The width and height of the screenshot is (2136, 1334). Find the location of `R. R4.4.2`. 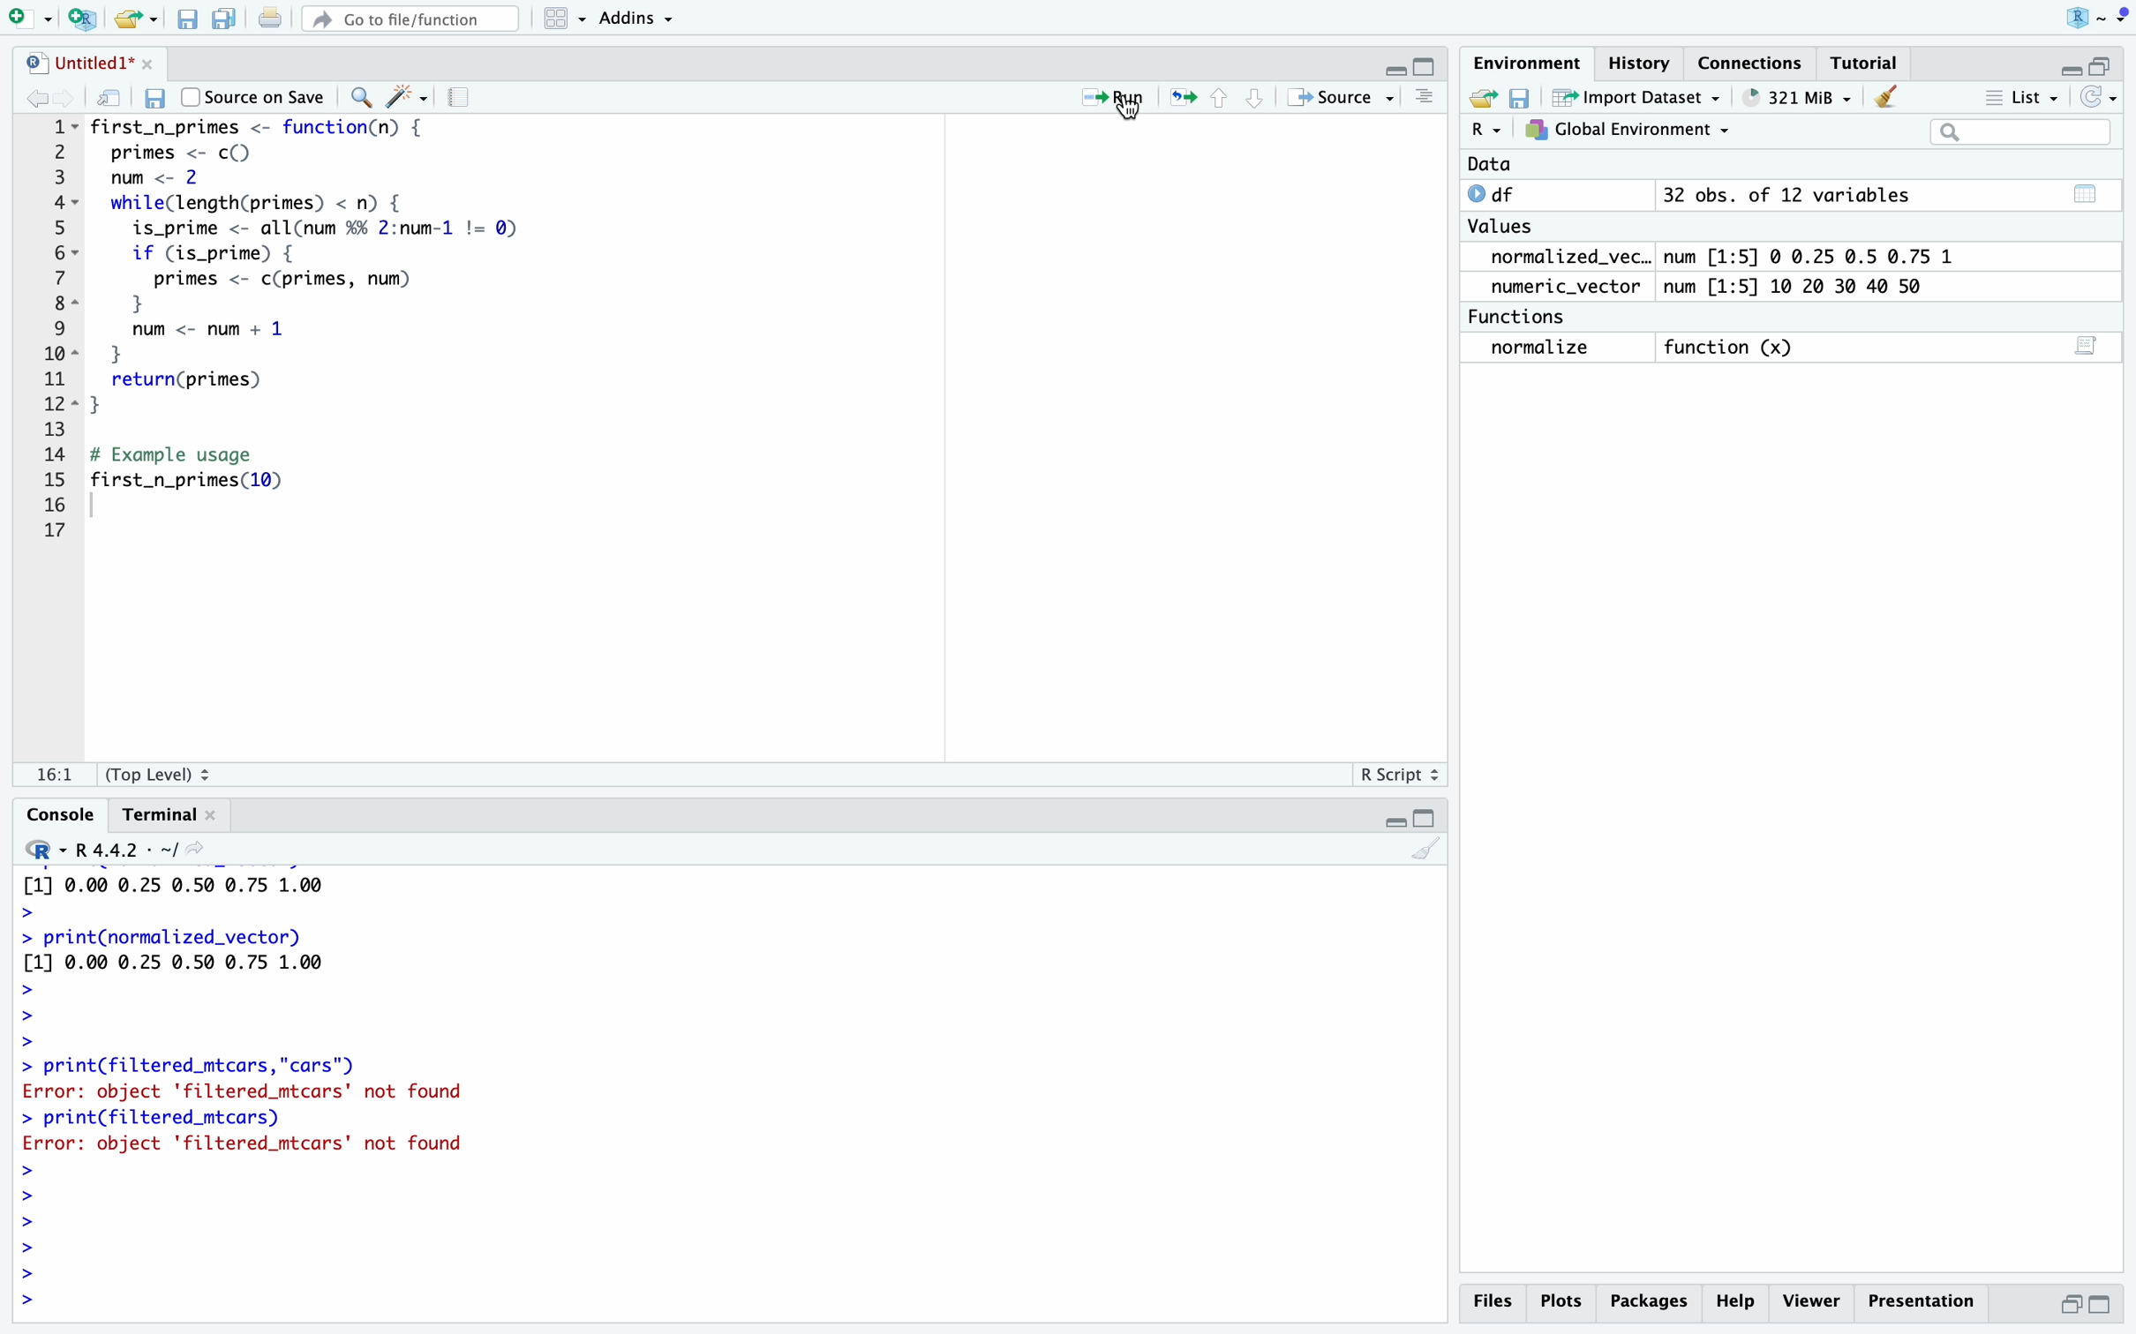

R. R4.4.2 is located at coordinates (109, 846).